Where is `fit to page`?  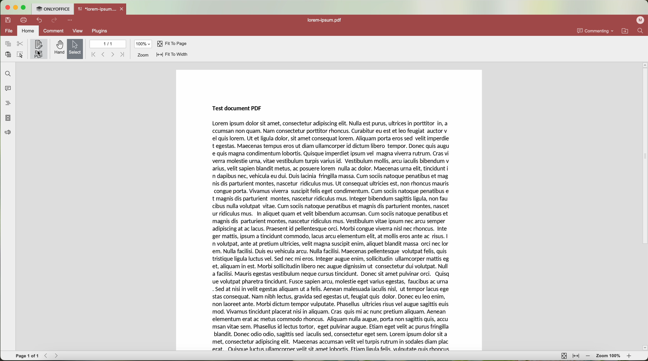
fit to page is located at coordinates (171, 43).